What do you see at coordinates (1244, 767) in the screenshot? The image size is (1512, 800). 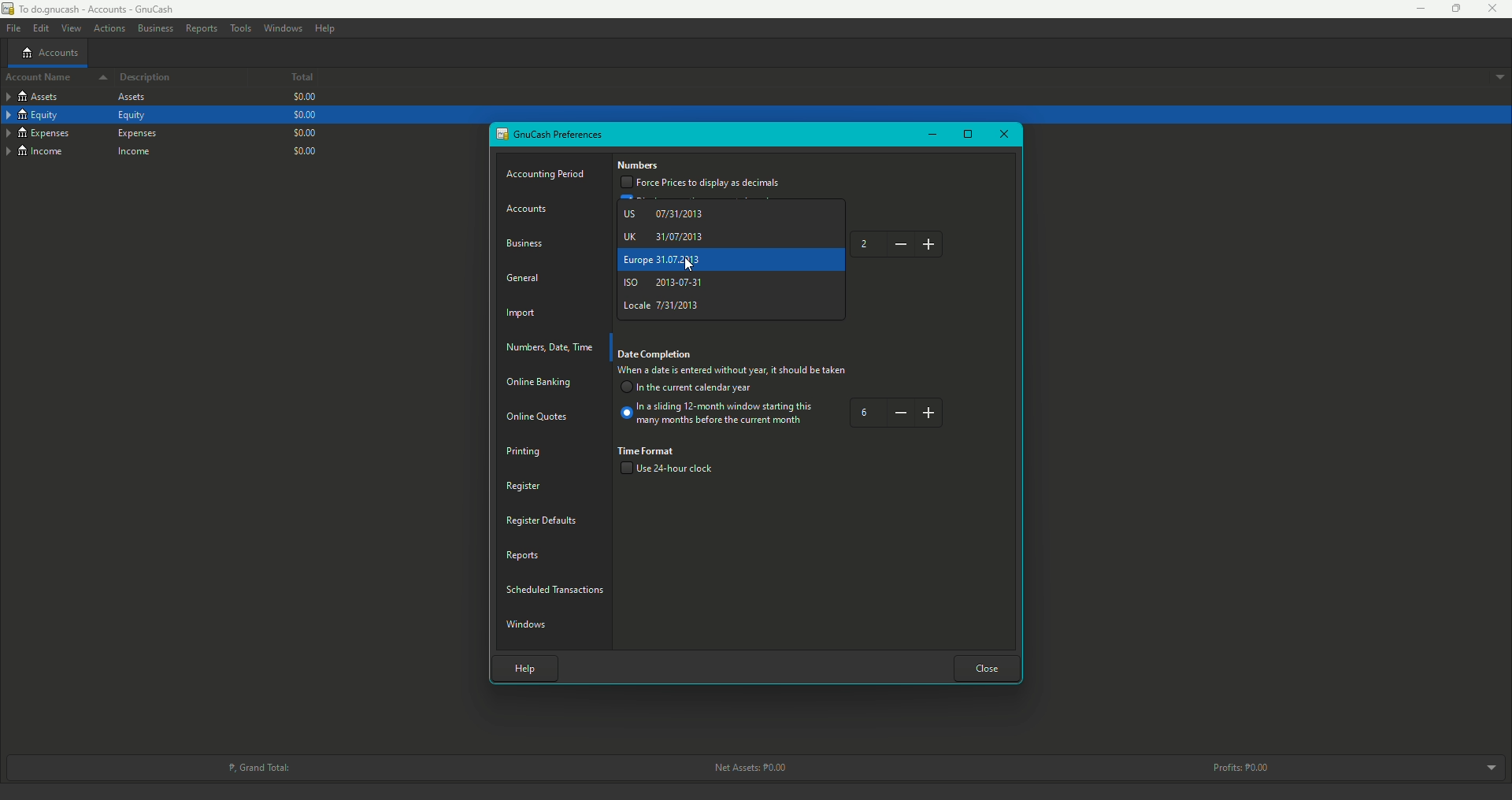 I see `Profits` at bounding box center [1244, 767].